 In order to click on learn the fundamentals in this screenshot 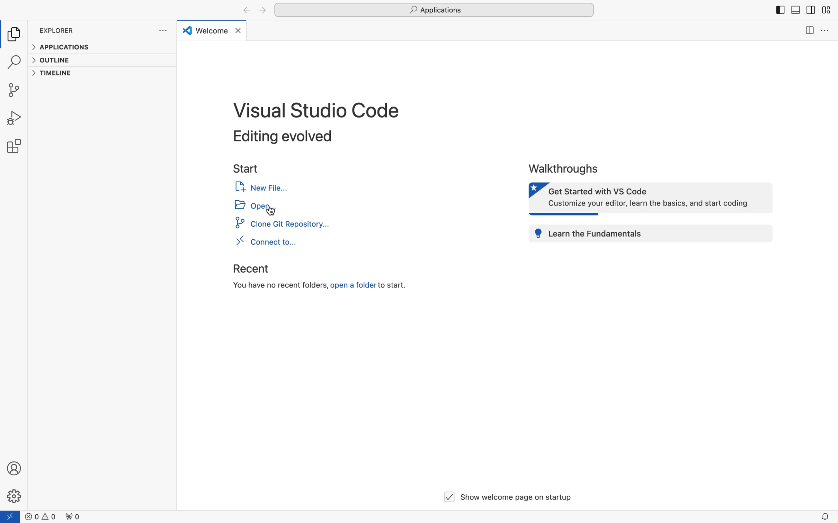, I will do `click(651, 233)`.